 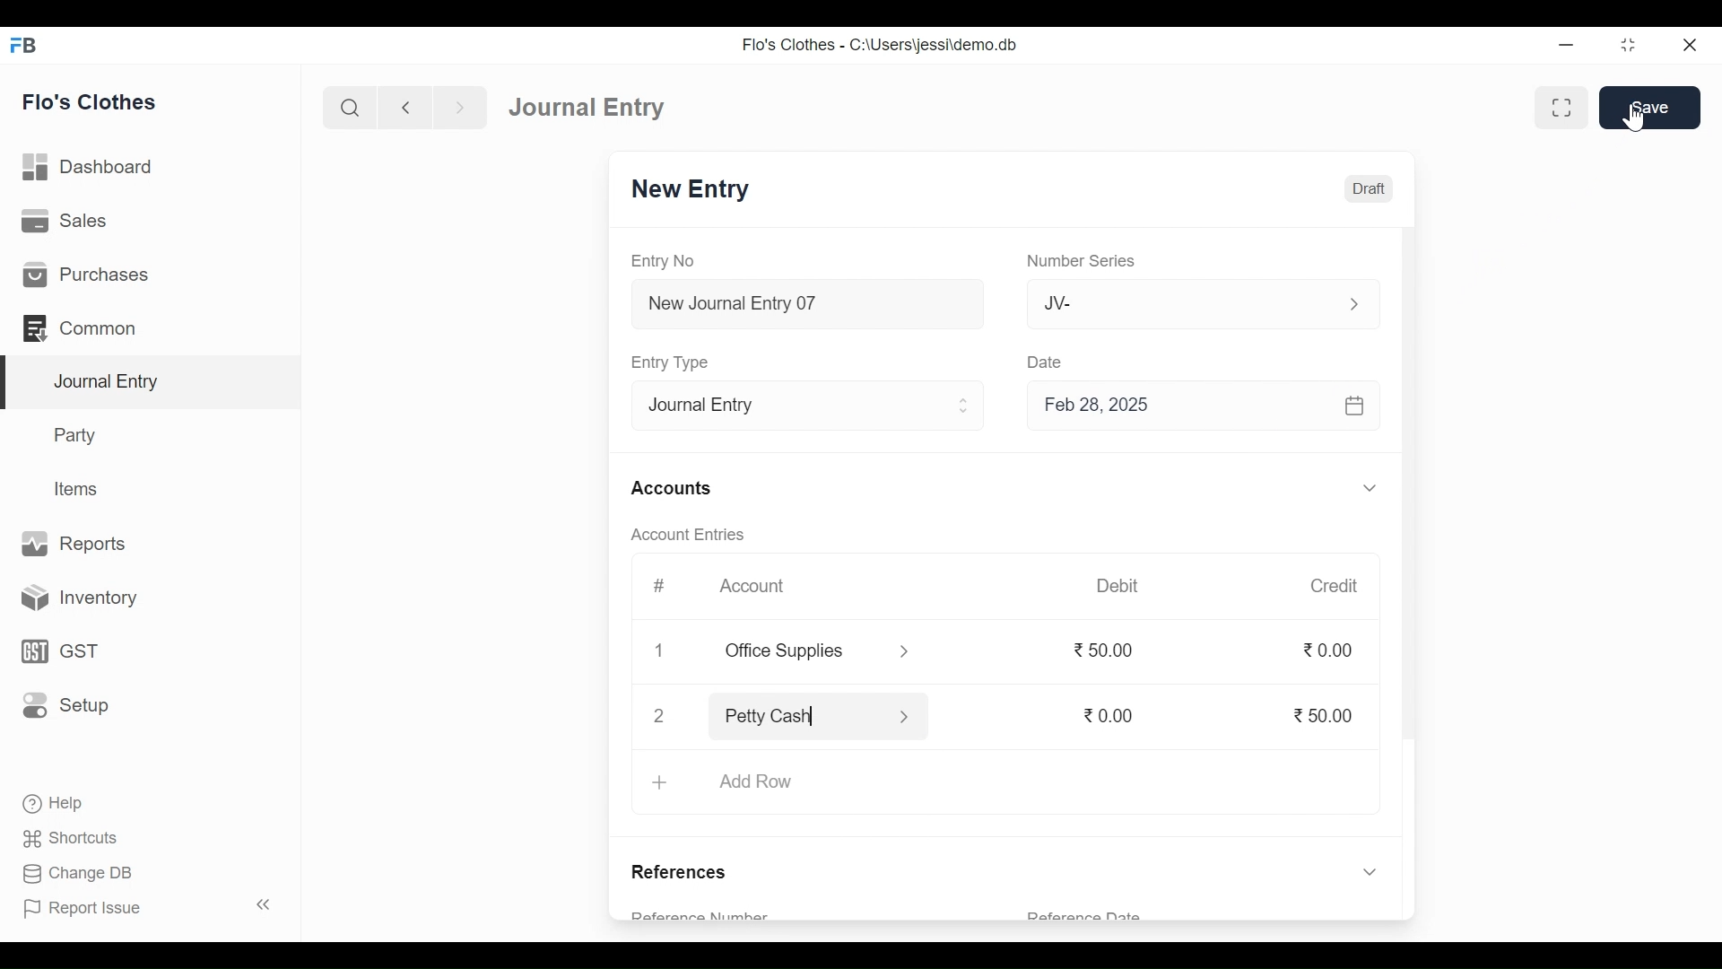 What do you see at coordinates (1691, 46) in the screenshot?
I see `Close` at bounding box center [1691, 46].